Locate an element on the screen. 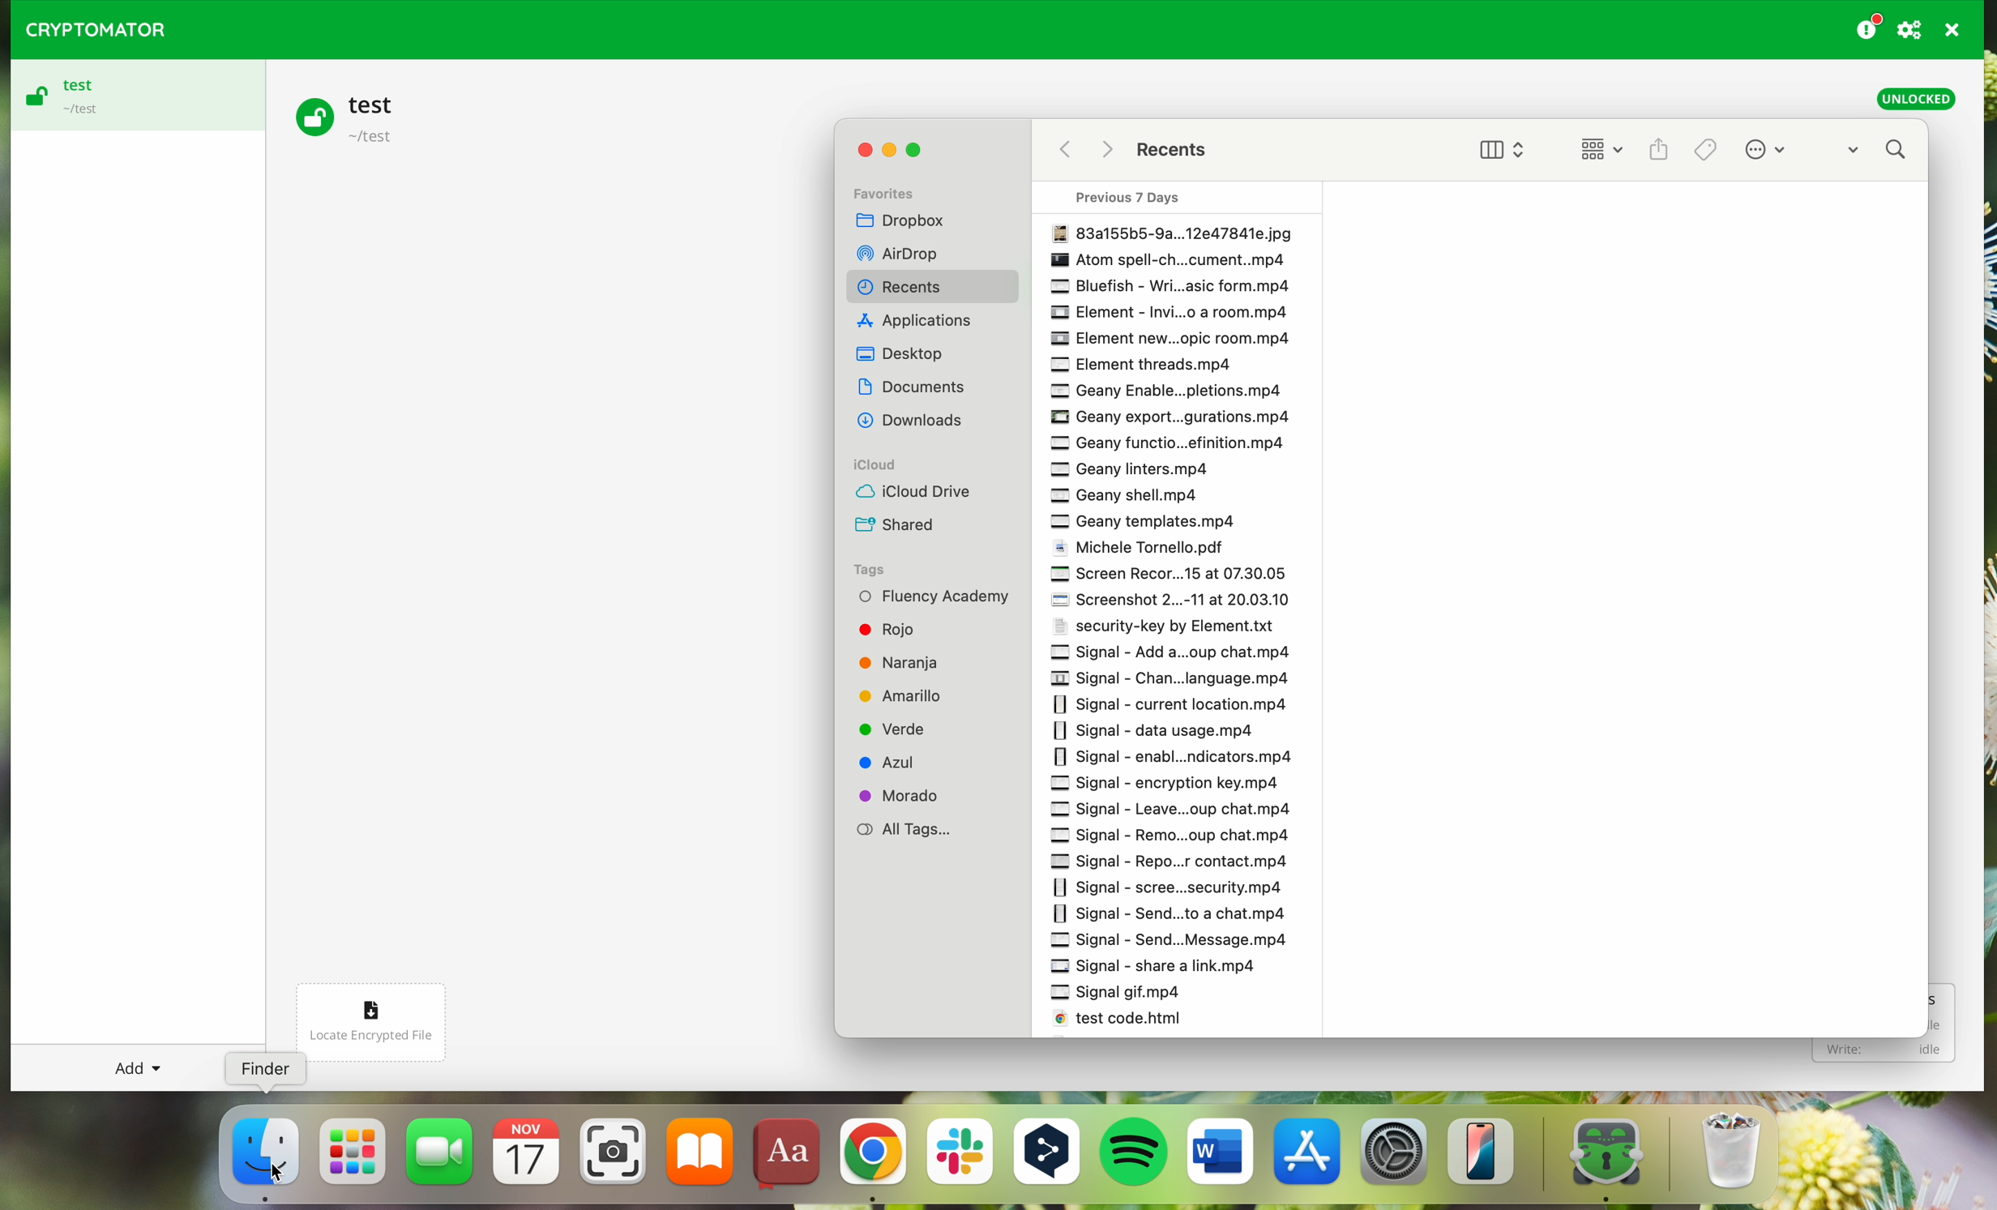 The width and height of the screenshot is (1997, 1210). signal leave is located at coordinates (1192, 811).